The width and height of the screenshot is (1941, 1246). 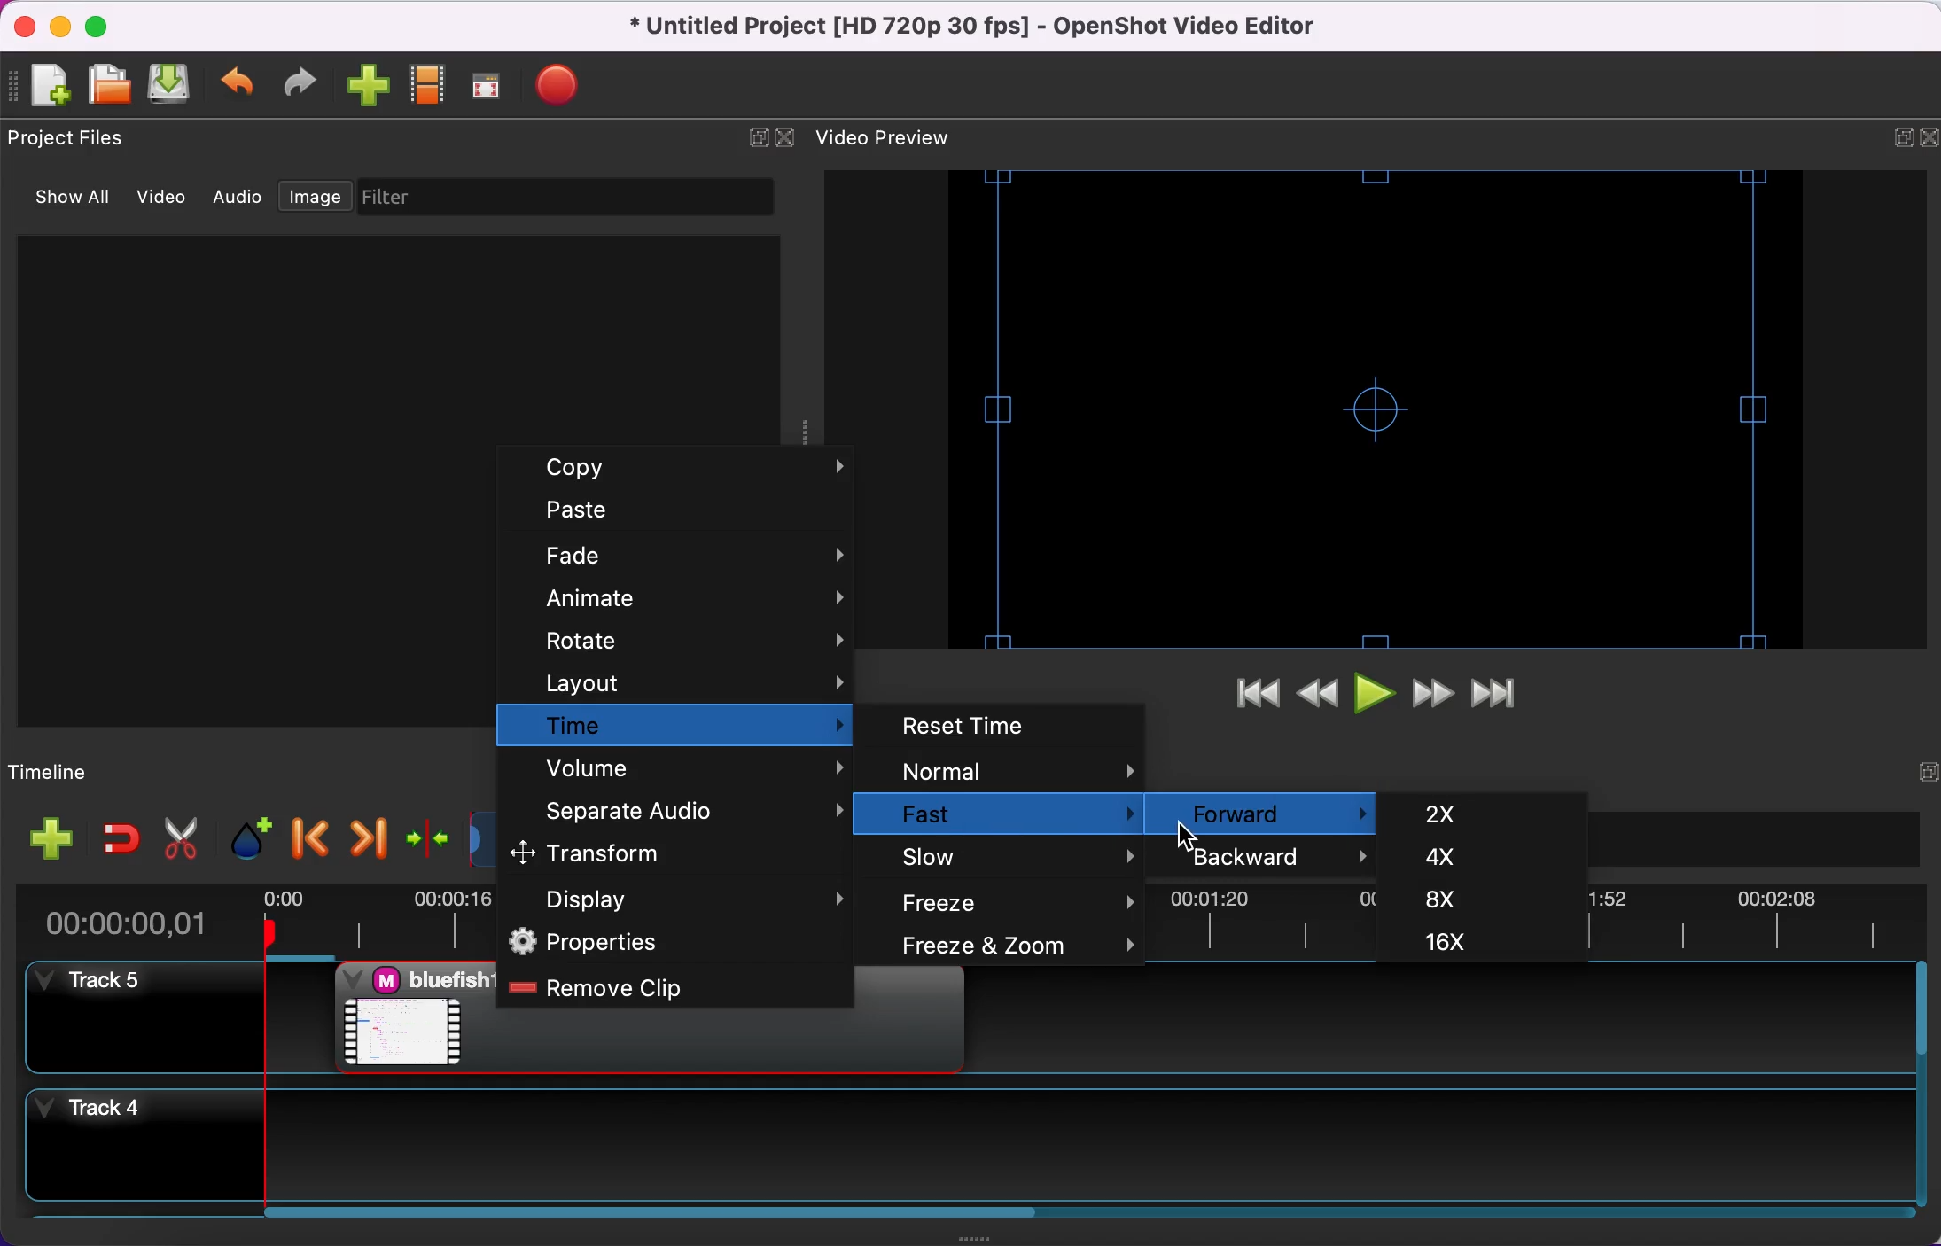 I want to click on video preview, so click(x=1373, y=410).